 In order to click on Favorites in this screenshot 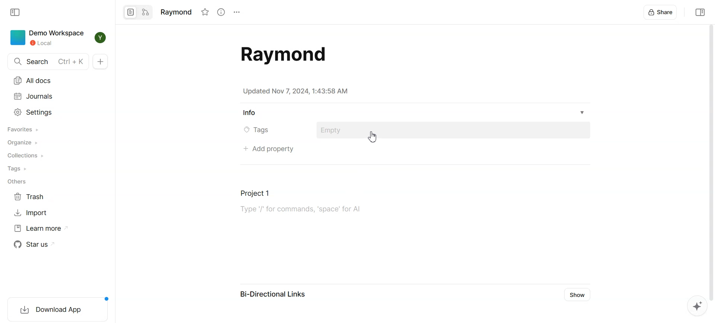, I will do `click(24, 129)`.